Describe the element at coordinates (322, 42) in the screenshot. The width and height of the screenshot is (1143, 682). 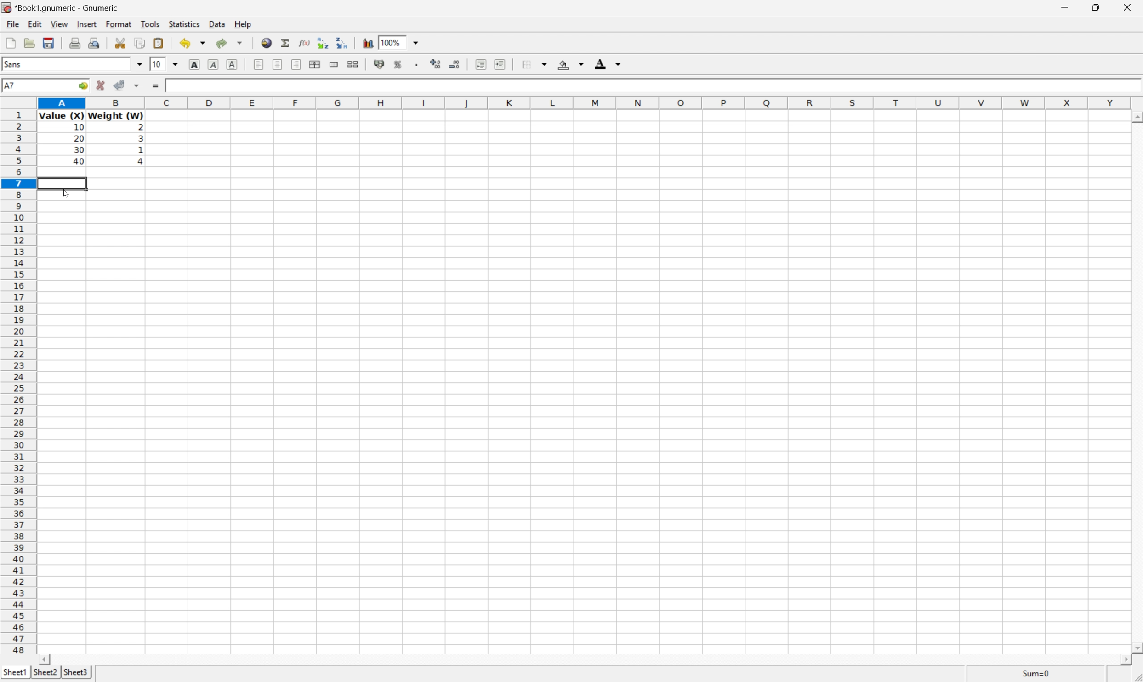
I see `Sort the selected region in ascending order based on the first column selected` at that location.